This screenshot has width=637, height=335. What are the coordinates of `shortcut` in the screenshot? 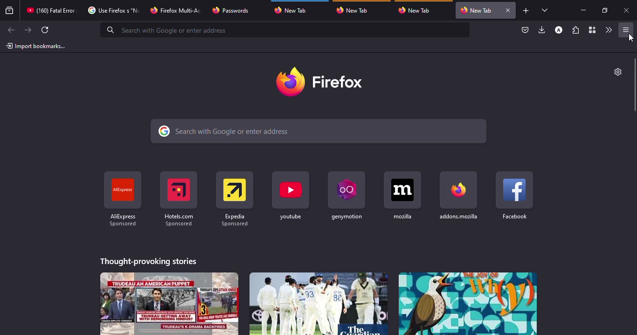 It's located at (402, 195).